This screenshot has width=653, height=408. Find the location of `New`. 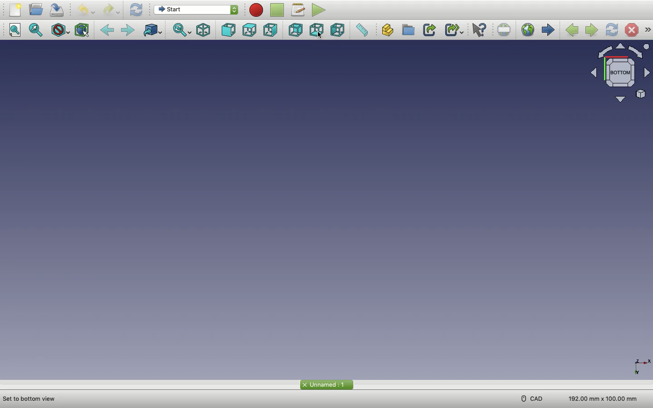

New is located at coordinates (16, 11).